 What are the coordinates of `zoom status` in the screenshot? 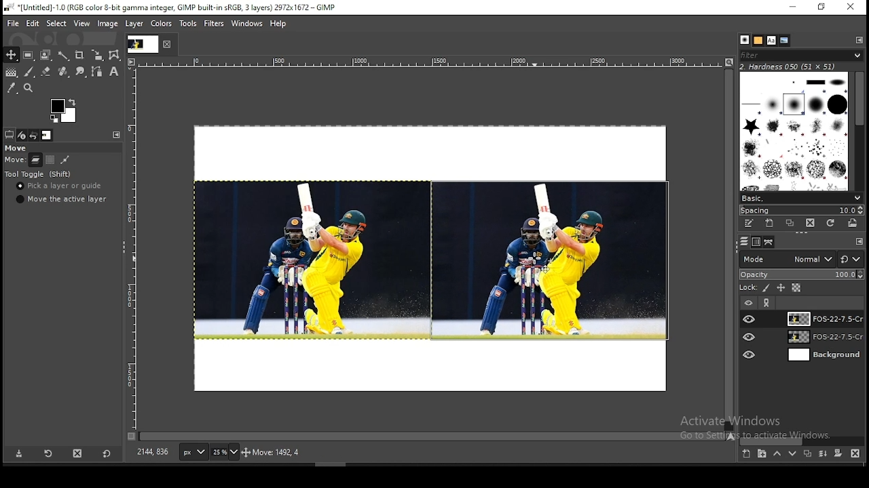 It's located at (225, 453).